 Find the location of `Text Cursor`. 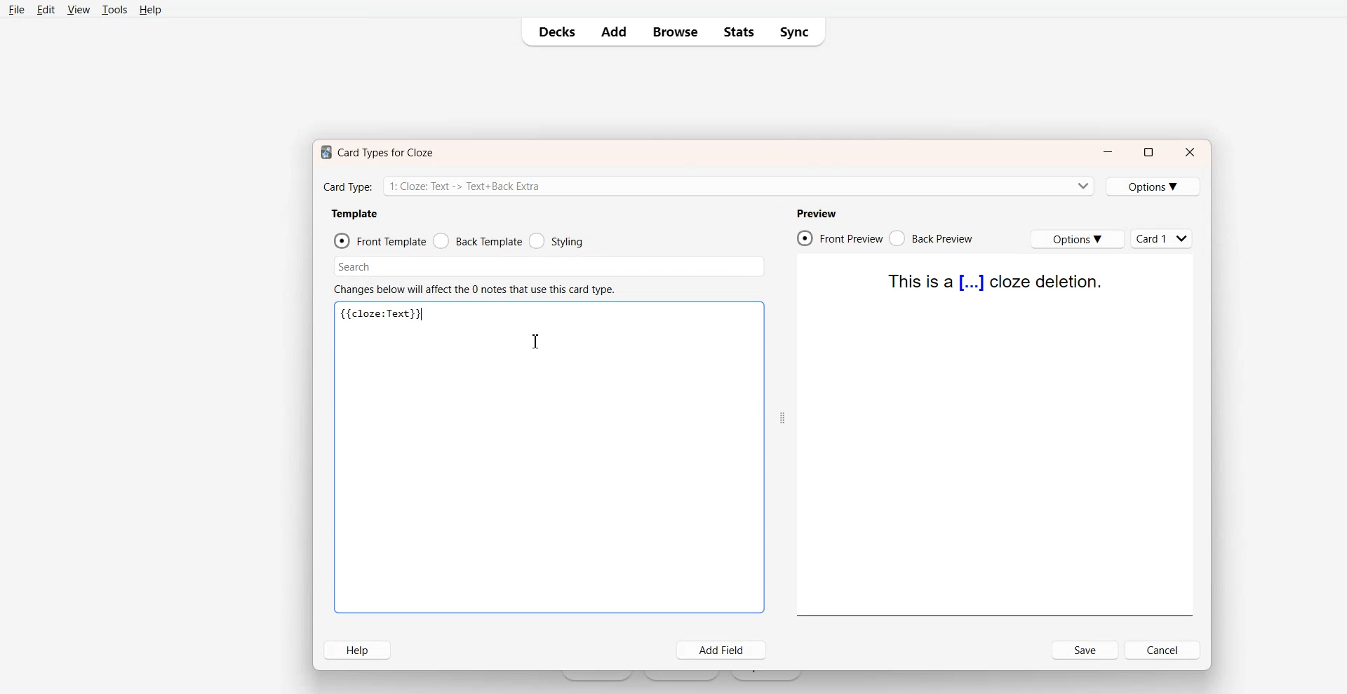

Text Cursor is located at coordinates (537, 341).